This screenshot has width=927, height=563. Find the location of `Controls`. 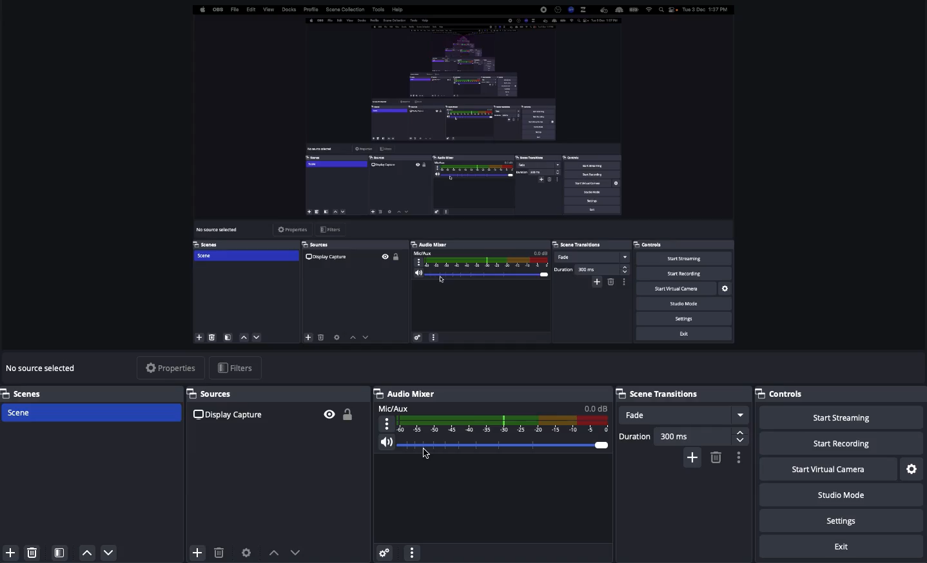

Controls is located at coordinates (785, 394).